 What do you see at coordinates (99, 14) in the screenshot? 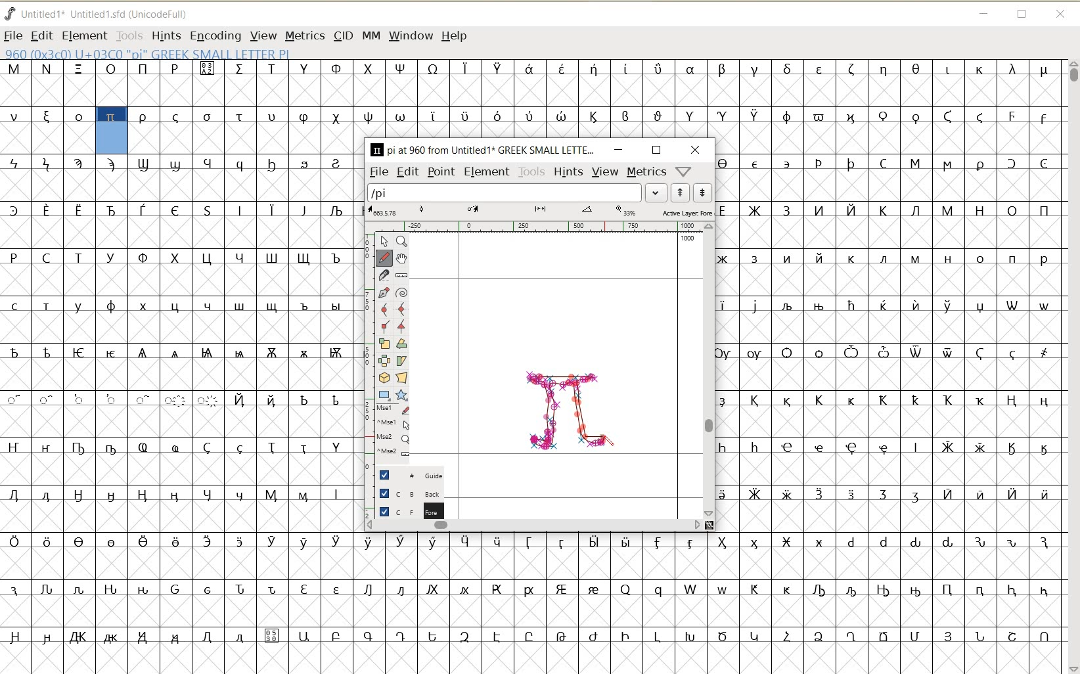
I see `FONT NAME` at bounding box center [99, 14].